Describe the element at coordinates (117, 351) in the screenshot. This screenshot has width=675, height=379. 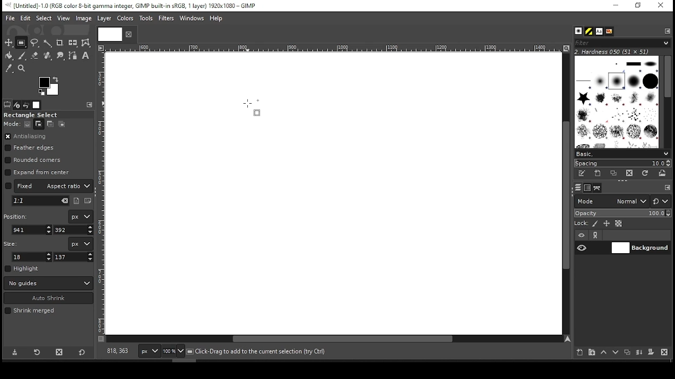
I see `818,363` at that location.